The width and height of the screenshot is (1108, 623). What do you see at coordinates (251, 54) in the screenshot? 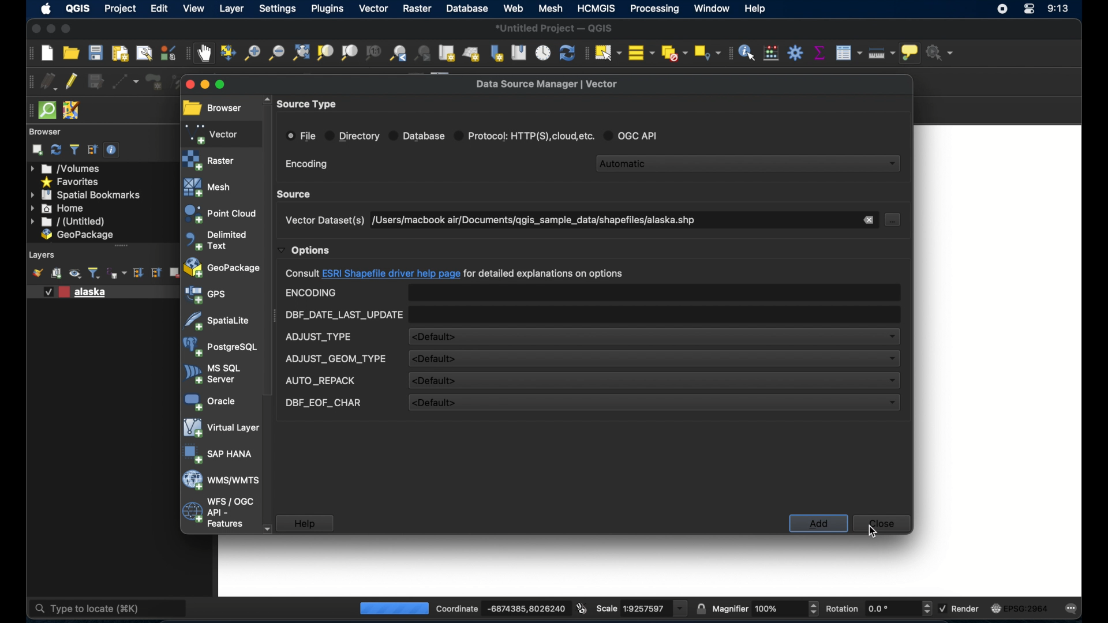
I see `zoom in` at bounding box center [251, 54].